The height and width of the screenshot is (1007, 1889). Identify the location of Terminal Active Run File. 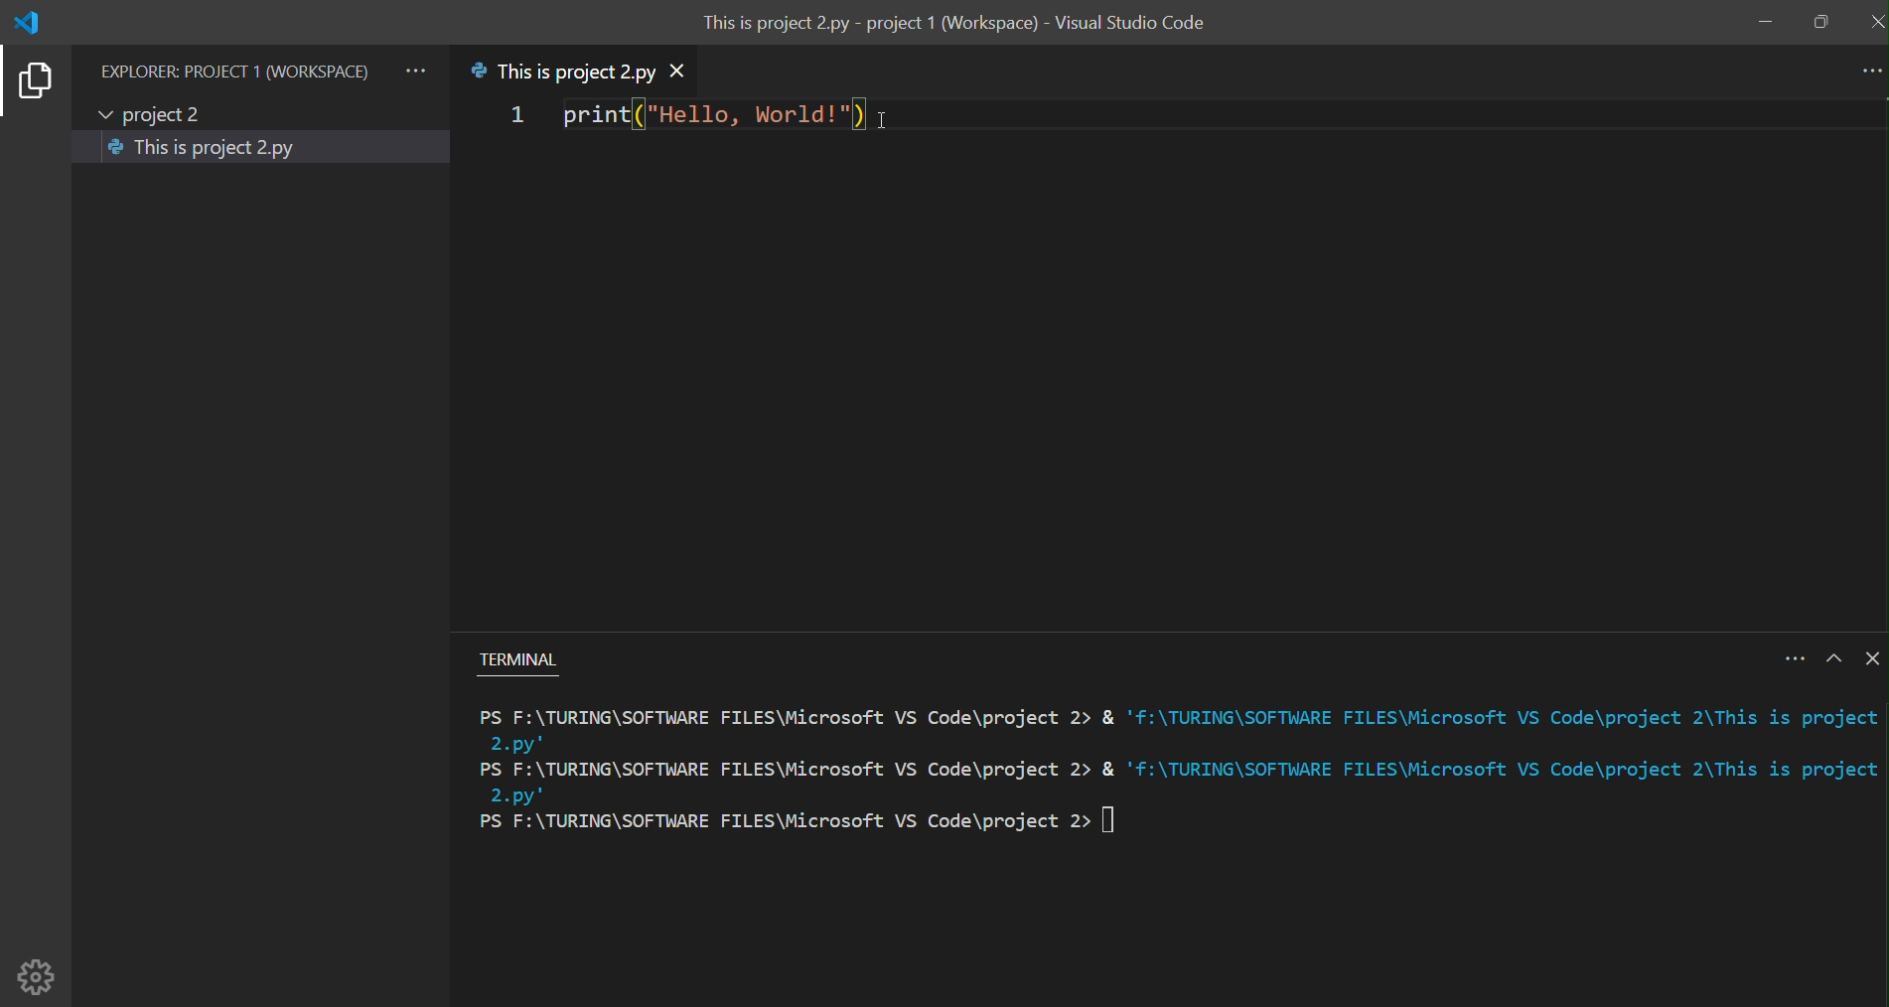
(1179, 778).